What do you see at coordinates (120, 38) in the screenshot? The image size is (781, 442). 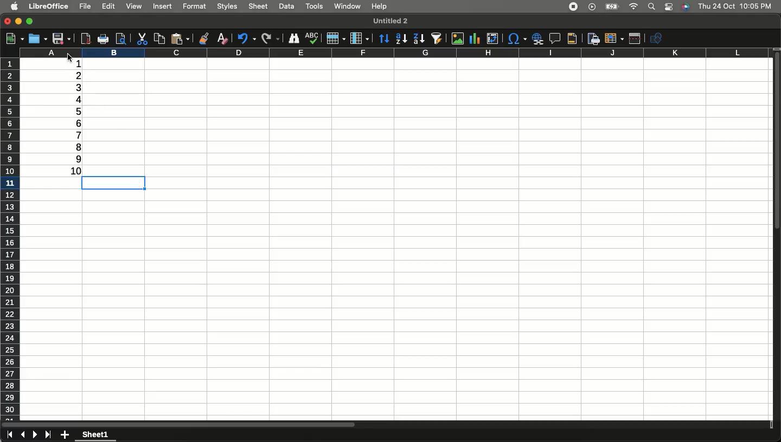 I see `Toggle preview` at bounding box center [120, 38].